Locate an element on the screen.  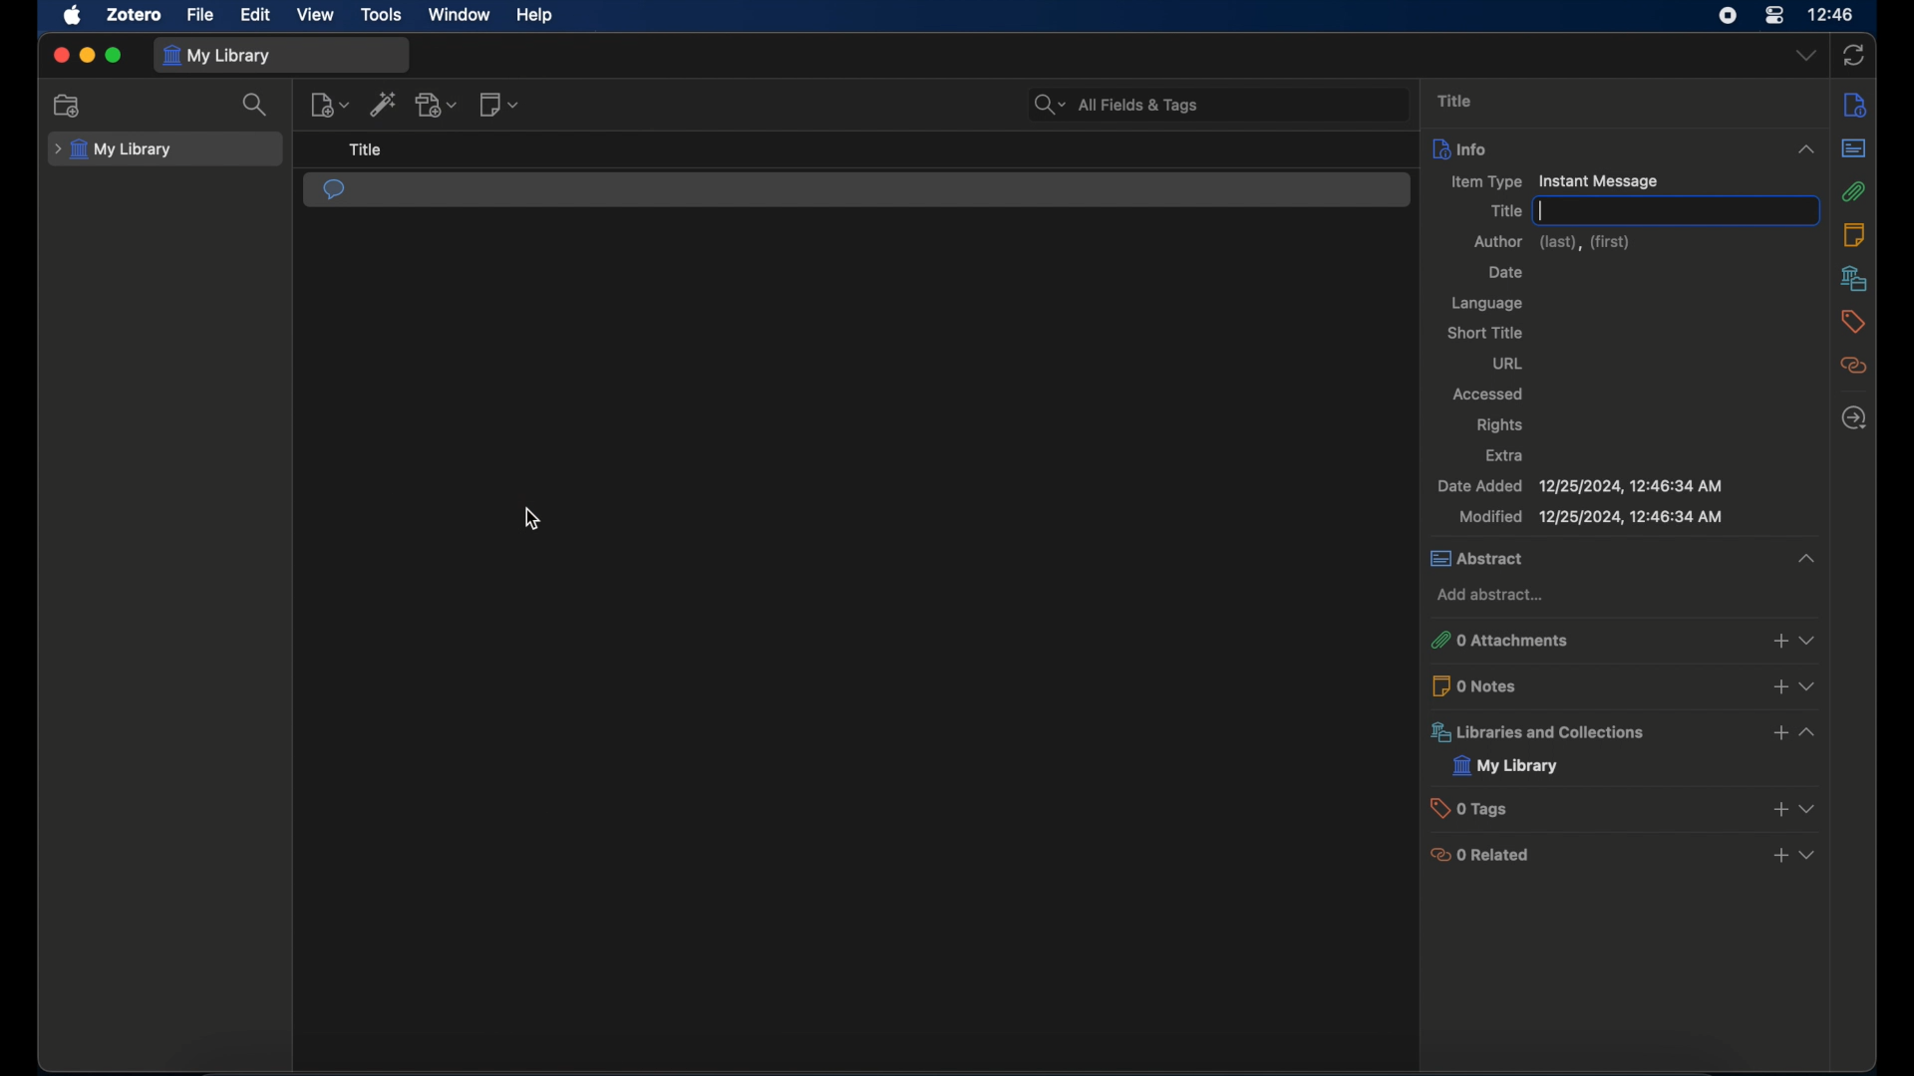
edit is located at coordinates (257, 15).